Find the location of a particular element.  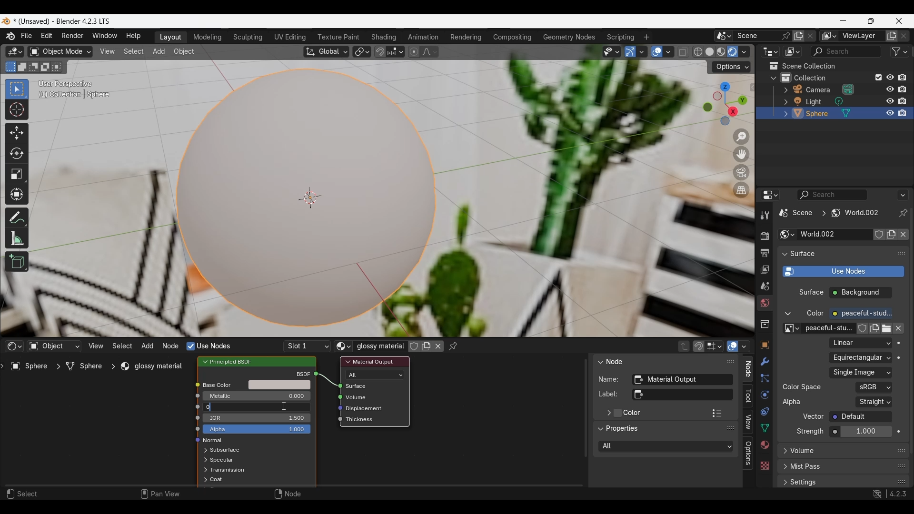

expand respective scenes is located at coordinates (783, 113).